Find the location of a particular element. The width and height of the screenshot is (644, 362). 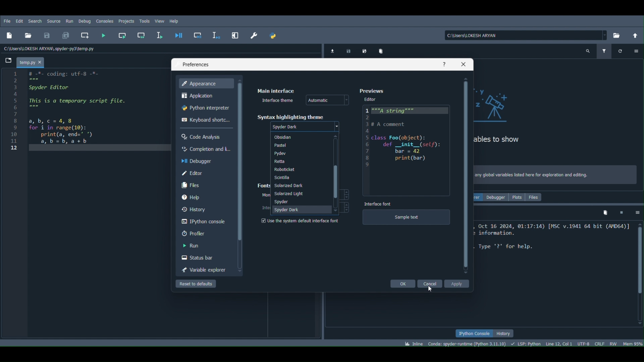

Run file (F5) is located at coordinates (104, 36).